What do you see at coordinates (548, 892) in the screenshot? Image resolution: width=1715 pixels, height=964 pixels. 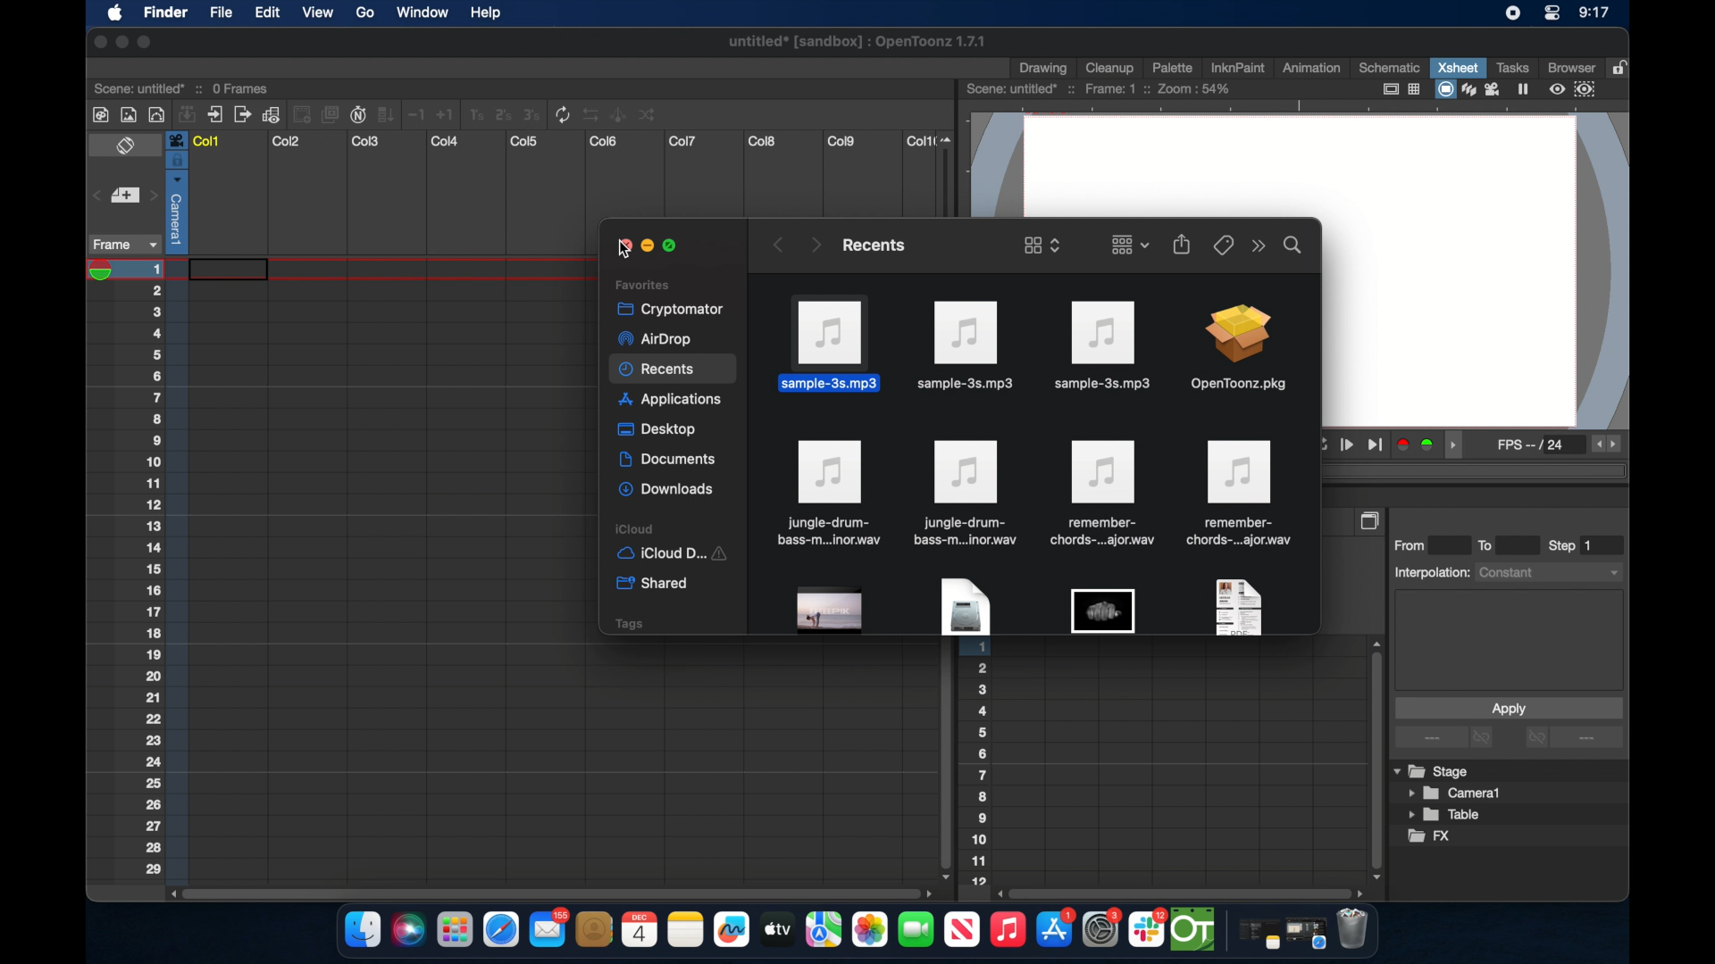 I see `scroll box` at bounding box center [548, 892].